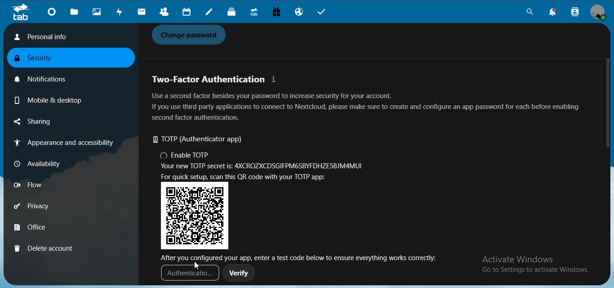 The width and height of the screenshot is (614, 288). What do you see at coordinates (263, 167) in the screenshot?
I see `TOTP secret` at bounding box center [263, 167].